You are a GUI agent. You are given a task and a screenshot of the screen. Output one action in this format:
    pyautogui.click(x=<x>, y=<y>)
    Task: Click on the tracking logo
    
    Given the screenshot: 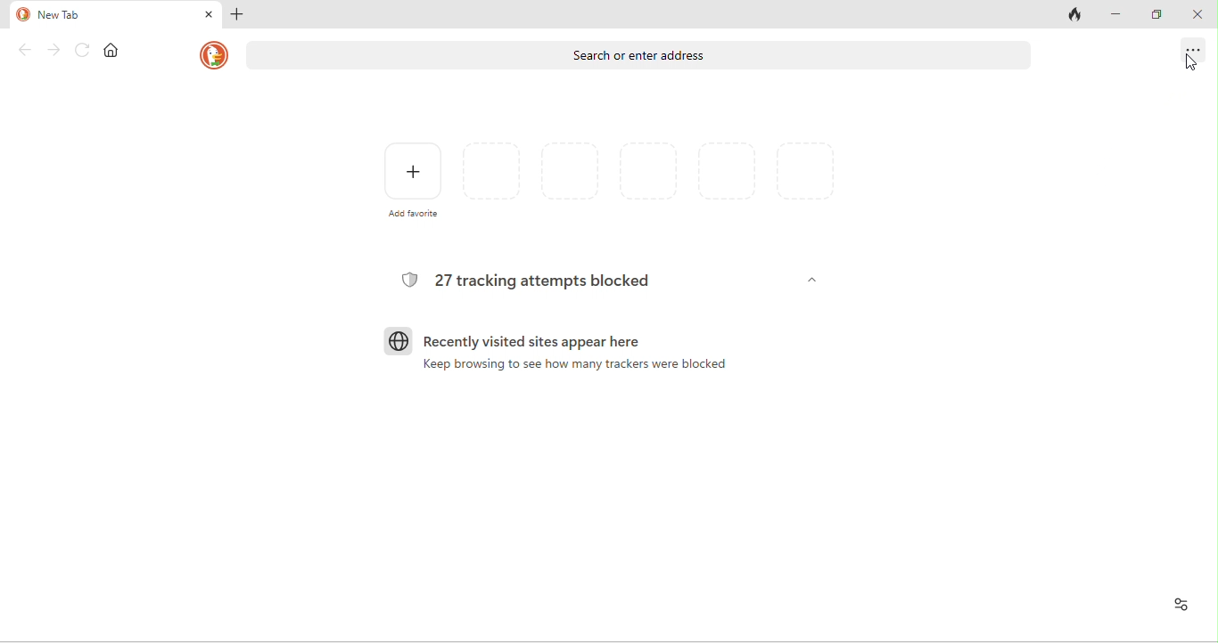 What is the action you would take?
    pyautogui.click(x=407, y=279)
    